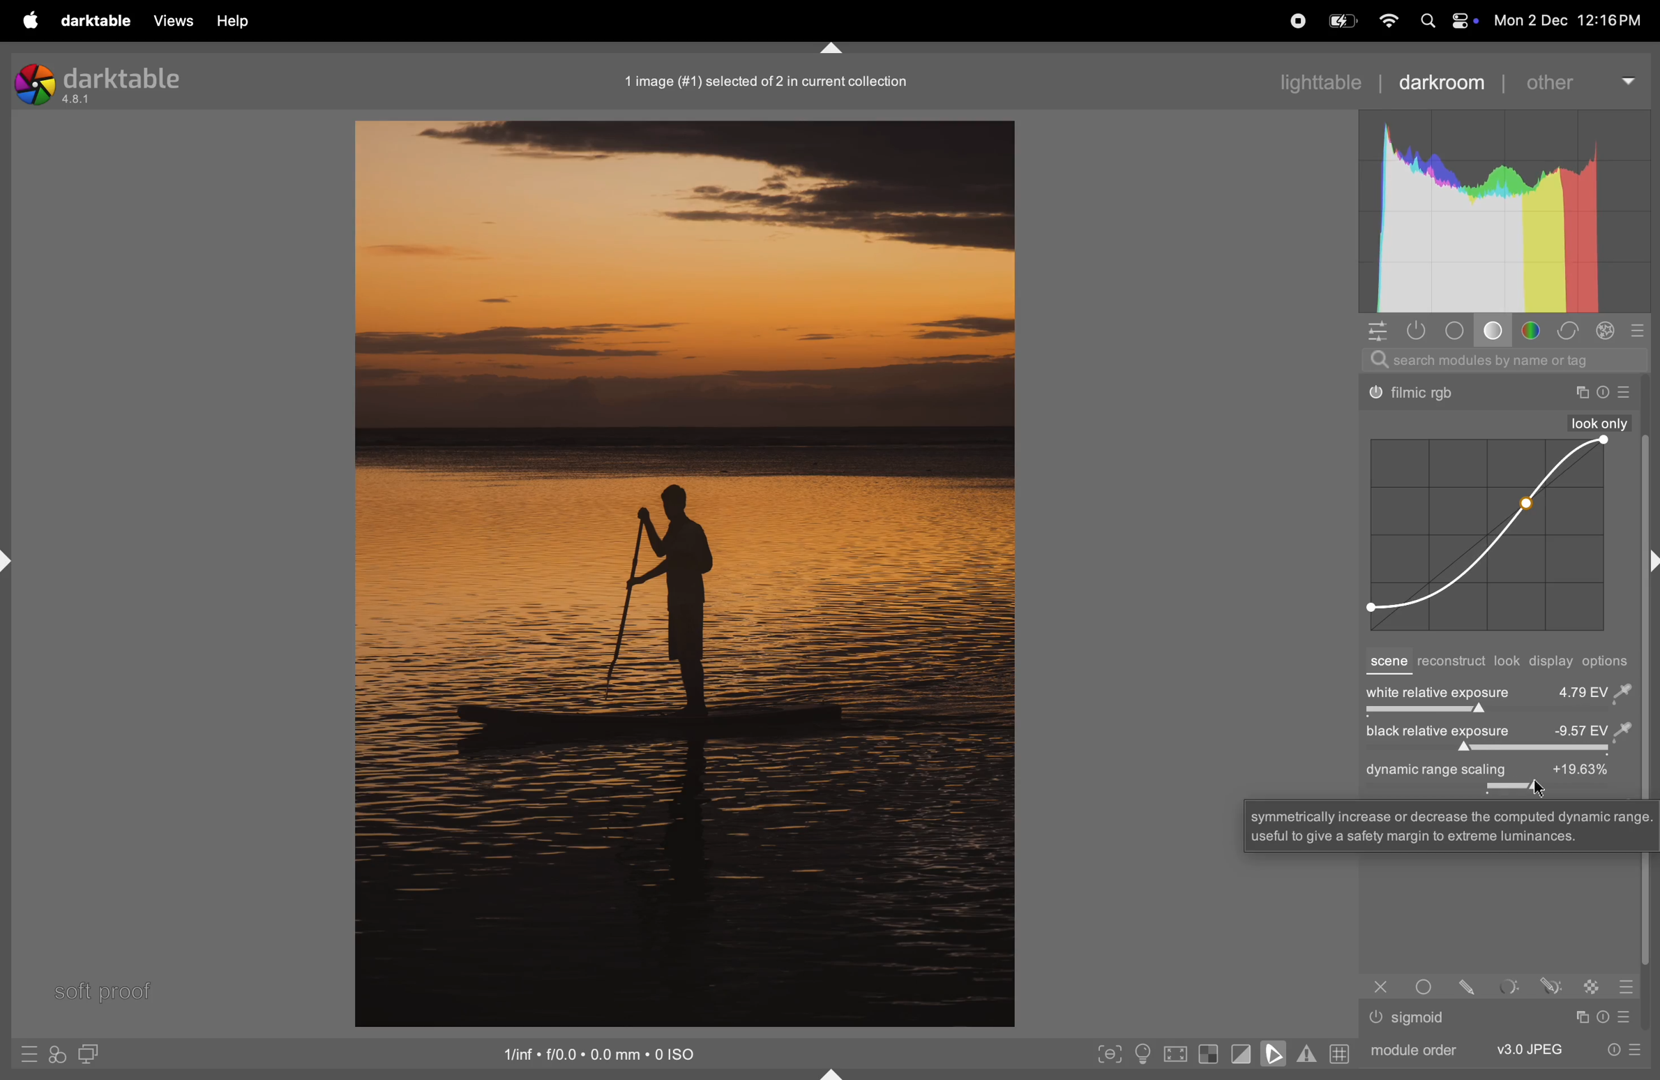  Describe the element at coordinates (603, 1052) in the screenshot. I see `iso` at that location.